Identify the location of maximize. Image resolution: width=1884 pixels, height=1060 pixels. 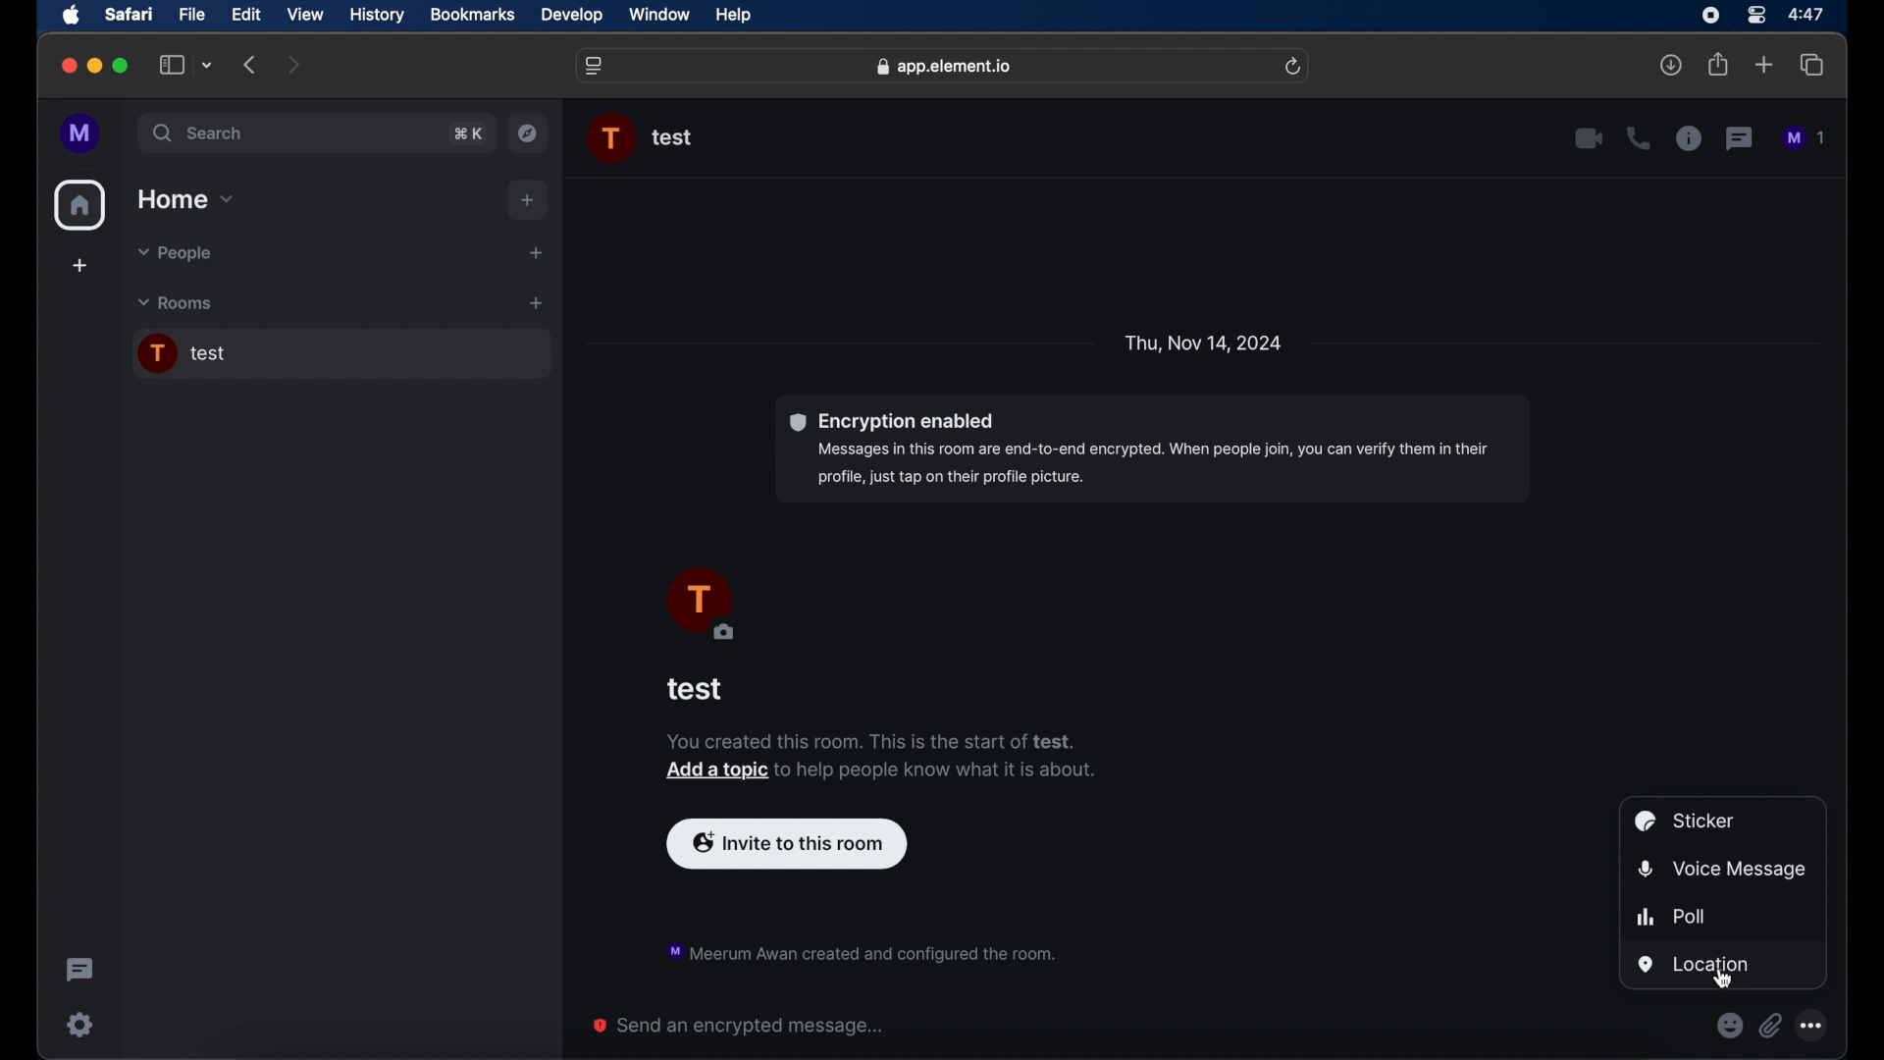
(122, 66).